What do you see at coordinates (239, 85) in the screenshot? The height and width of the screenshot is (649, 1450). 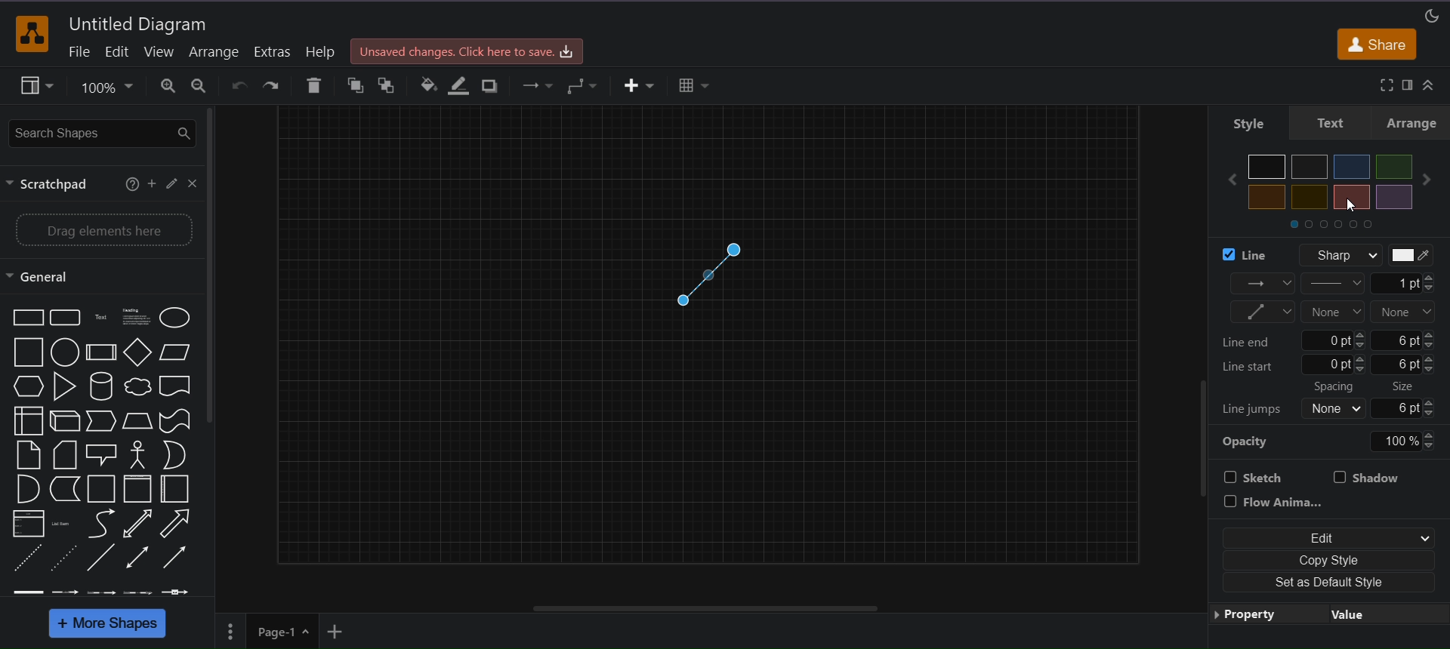 I see `undo` at bounding box center [239, 85].